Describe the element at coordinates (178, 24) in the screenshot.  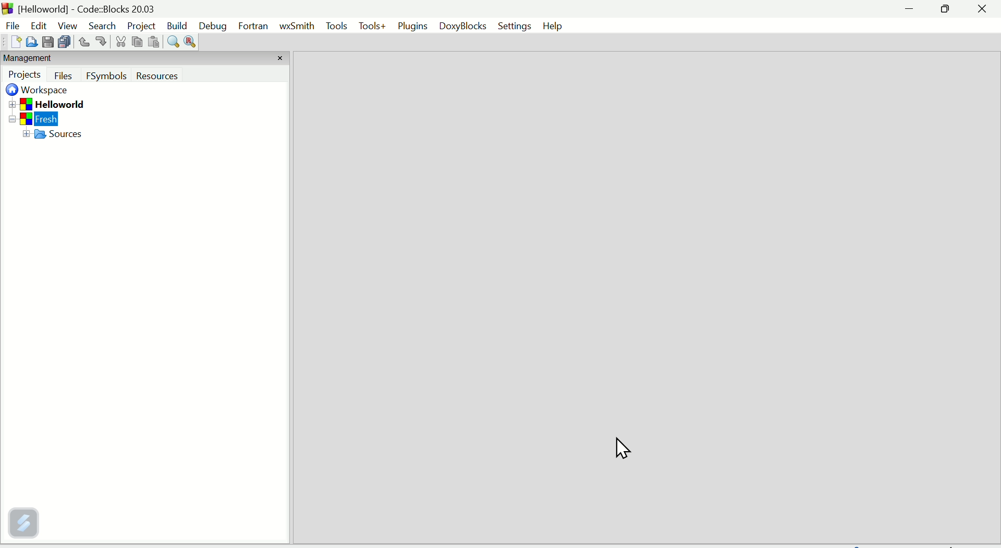
I see `Build` at that location.